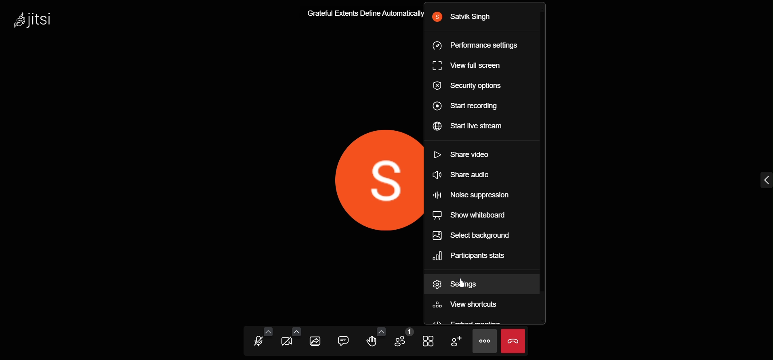 This screenshot has width=773, height=360. Describe the element at coordinates (477, 46) in the screenshot. I see `performance setting` at that location.